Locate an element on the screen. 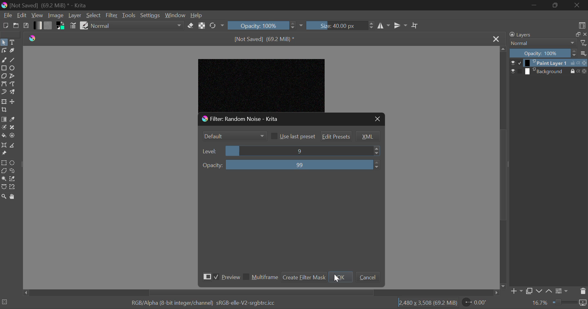 The width and height of the screenshot is (588, 309). opacity is located at coordinates (583, 71).